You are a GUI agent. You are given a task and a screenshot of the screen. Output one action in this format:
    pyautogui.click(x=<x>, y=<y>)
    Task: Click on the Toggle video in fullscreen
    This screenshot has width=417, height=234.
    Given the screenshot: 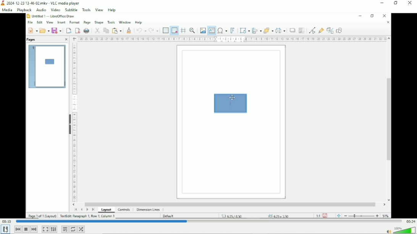 What is the action you would take?
    pyautogui.click(x=45, y=230)
    